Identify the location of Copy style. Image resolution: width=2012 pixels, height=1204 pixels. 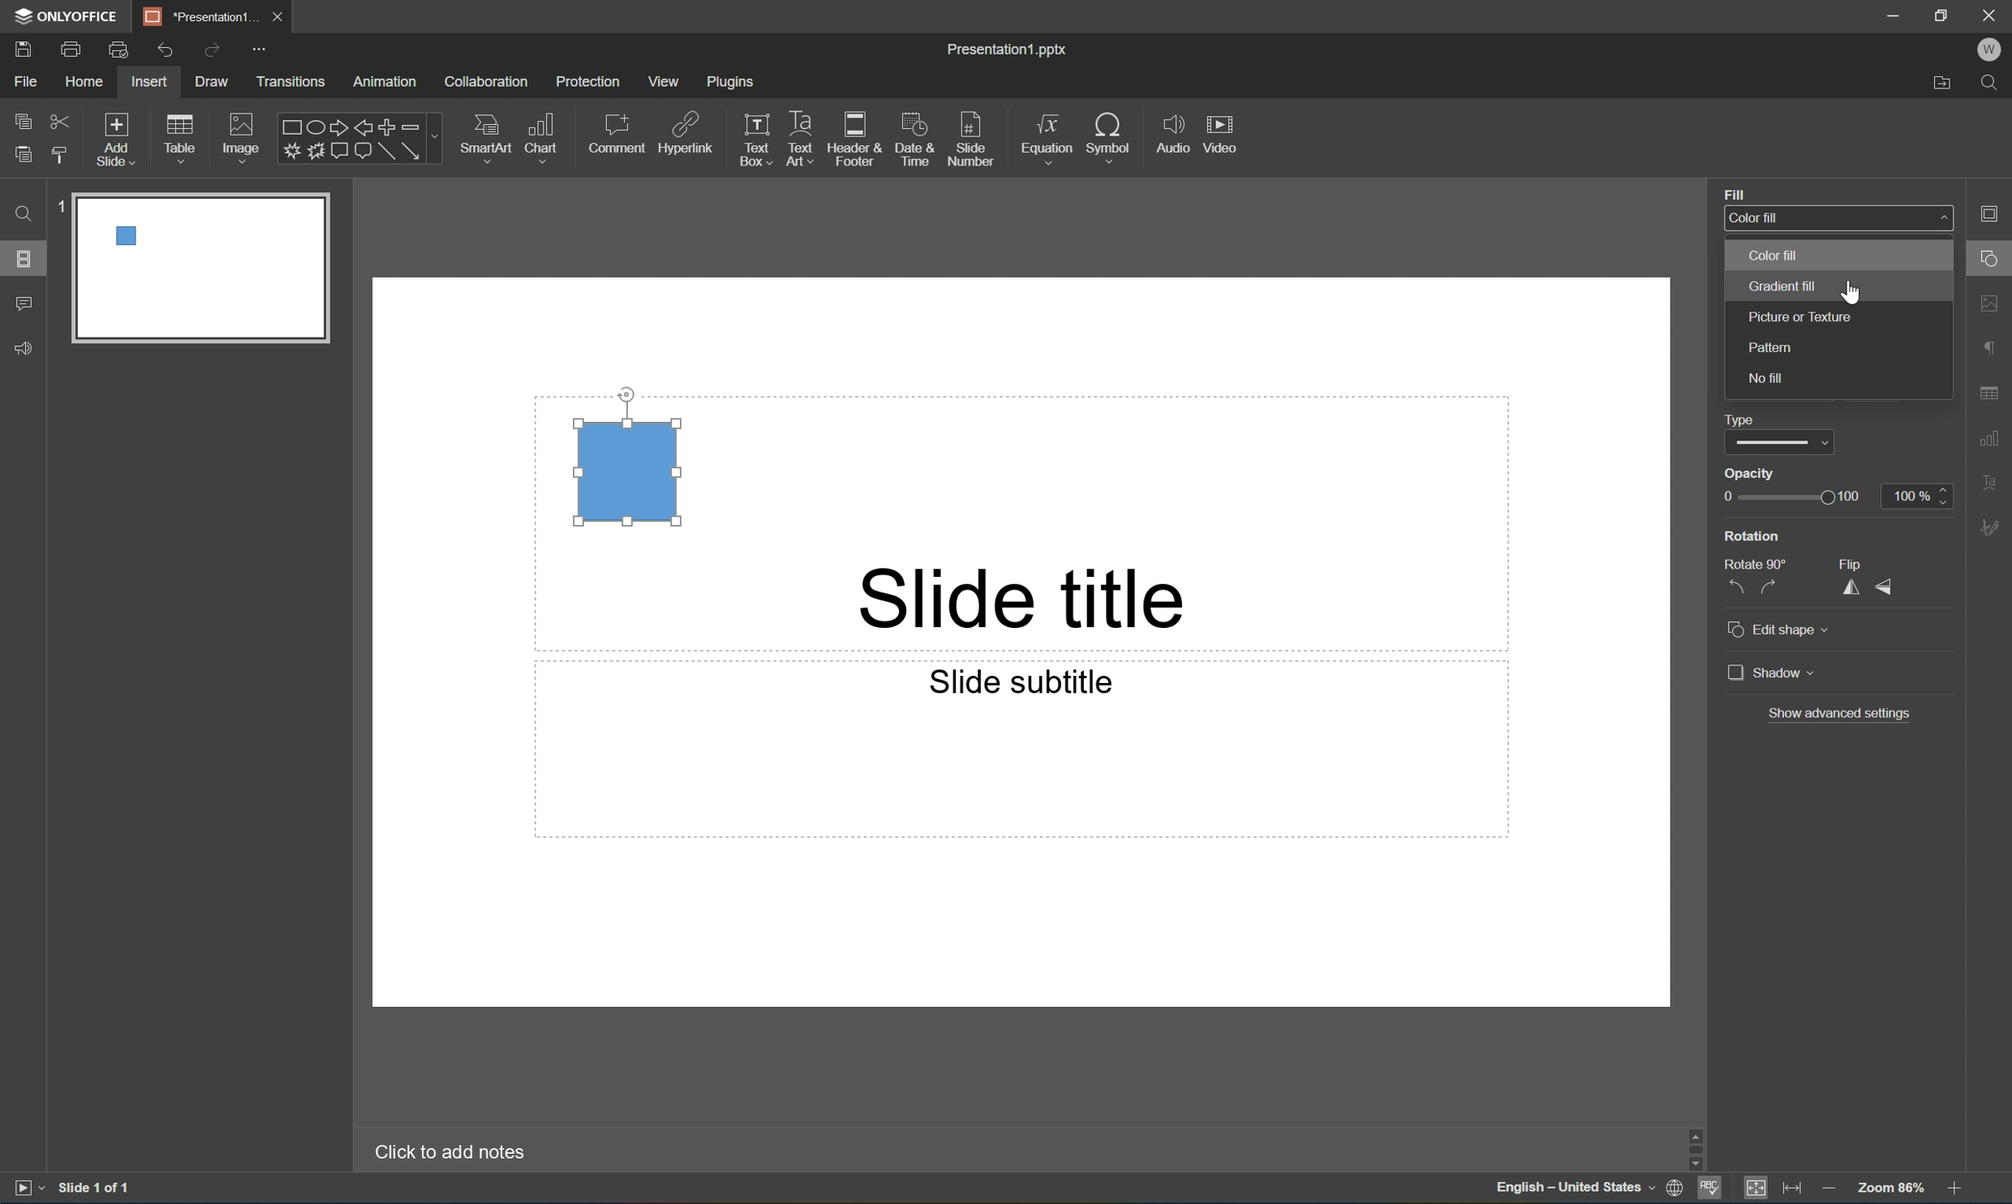
(62, 156).